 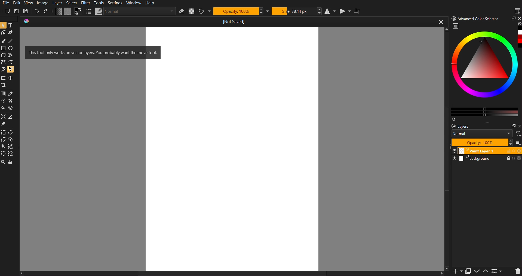 What do you see at coordinates (519, 18) in the screenshot?
I see `close` at bounding box center [519, 18].